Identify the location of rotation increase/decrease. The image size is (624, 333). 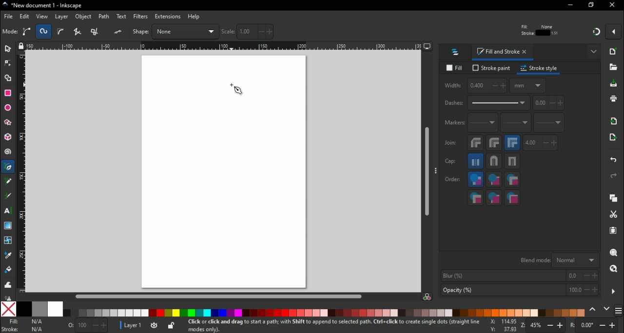
(596, 325).